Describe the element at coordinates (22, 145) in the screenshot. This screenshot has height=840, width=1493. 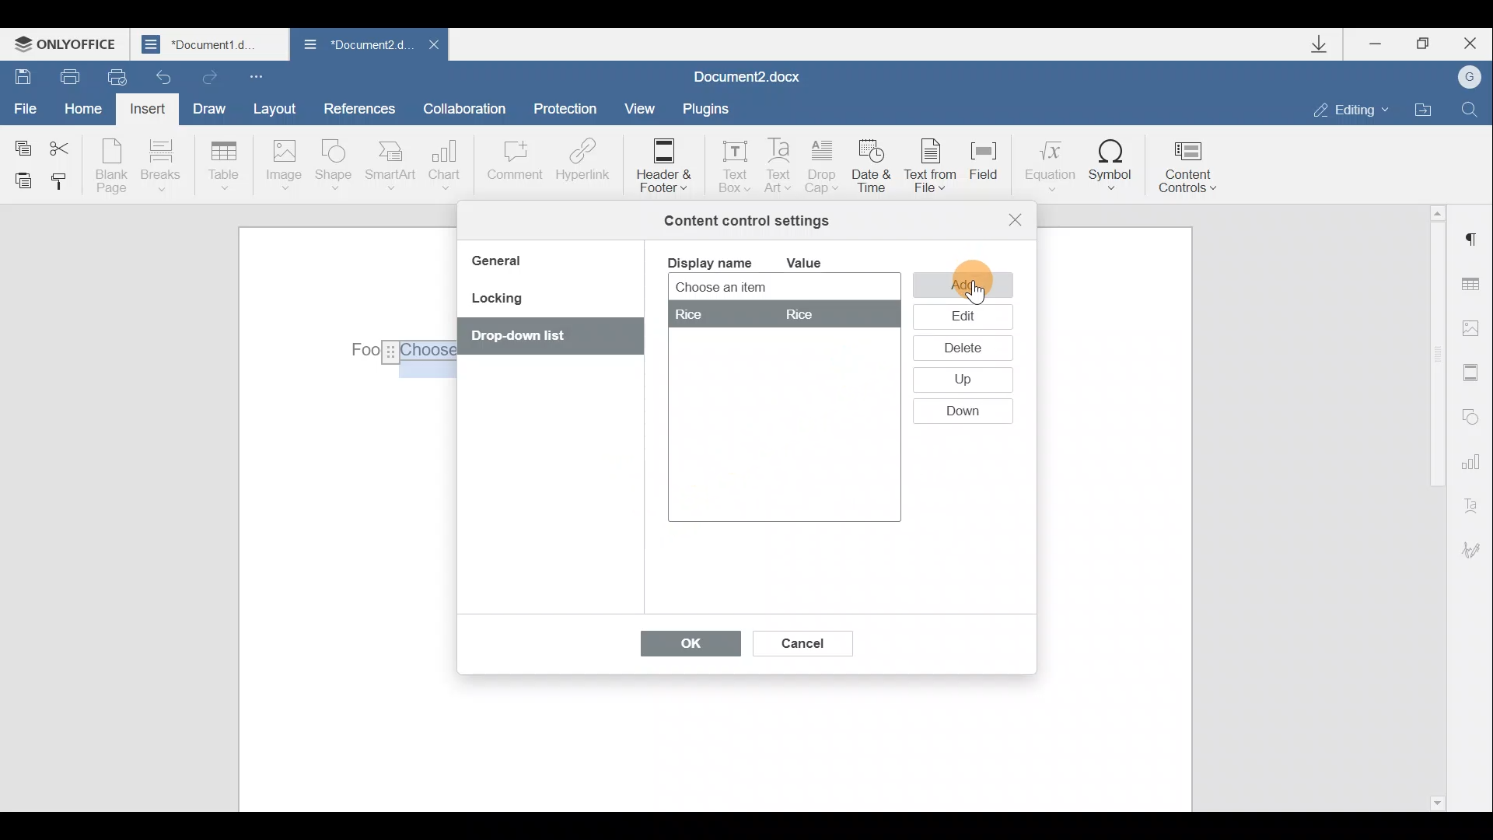
I see `Copy` at that location.